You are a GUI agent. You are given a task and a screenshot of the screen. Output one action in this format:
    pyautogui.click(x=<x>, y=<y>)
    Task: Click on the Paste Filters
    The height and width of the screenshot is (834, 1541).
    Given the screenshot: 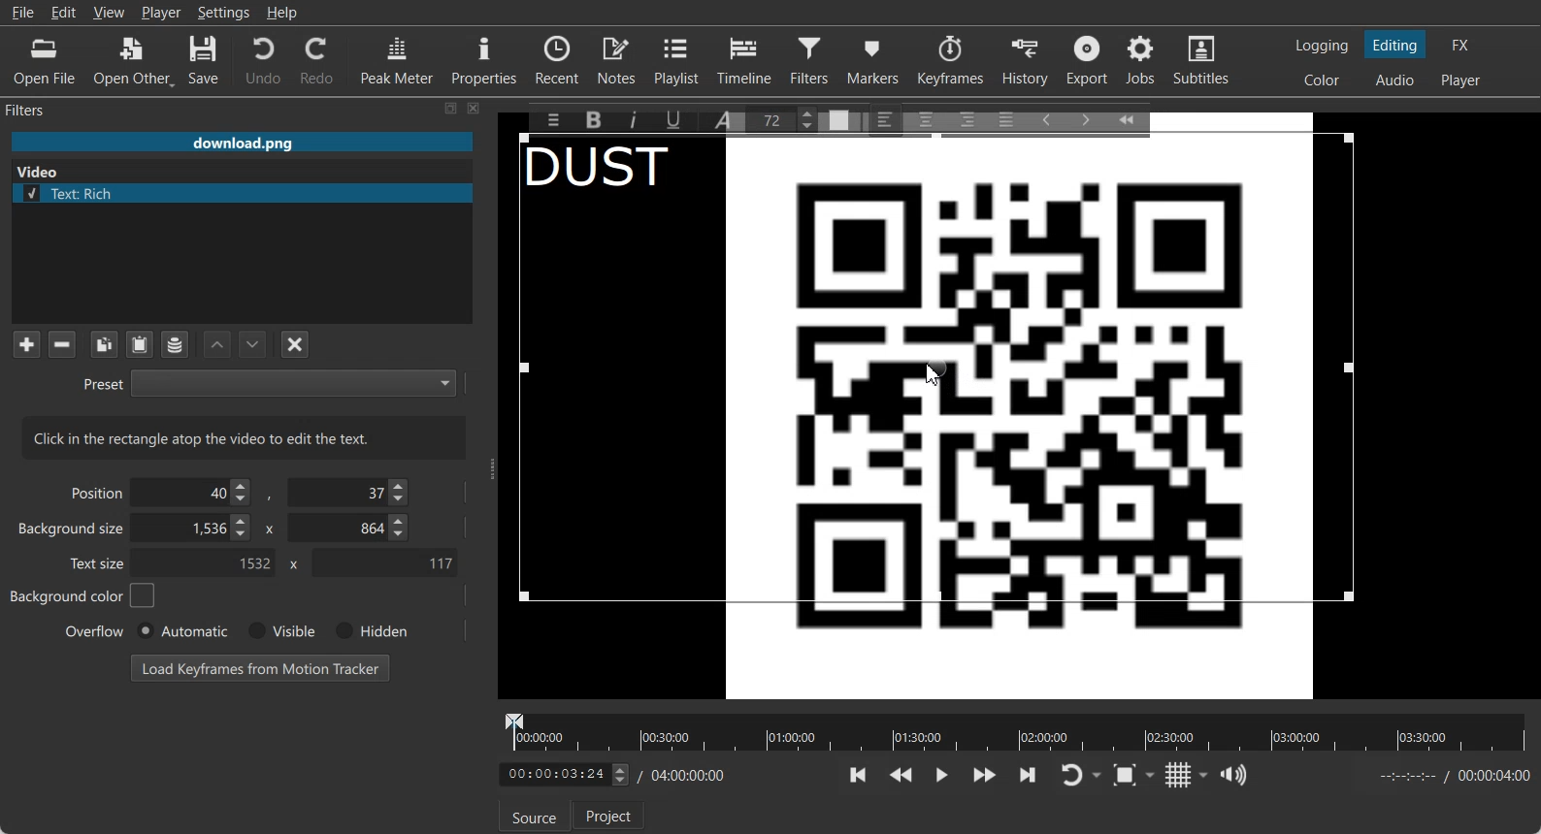 What is the action you would take?
    pyautogui.click(x=140, y=345)
    